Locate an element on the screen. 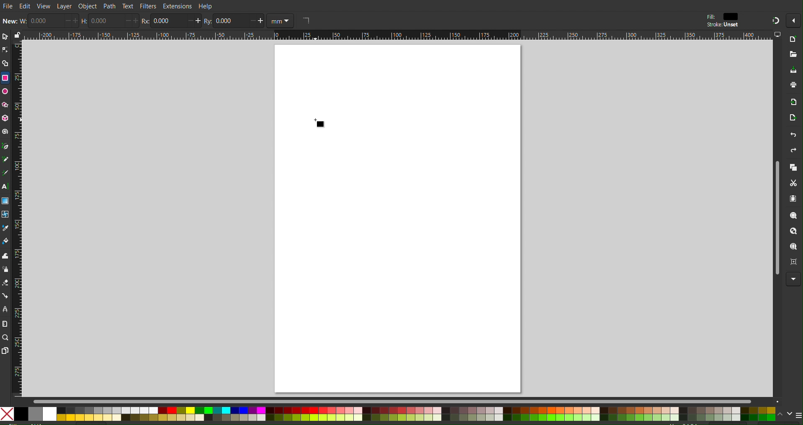  menu is located at coordinates (798, 415).